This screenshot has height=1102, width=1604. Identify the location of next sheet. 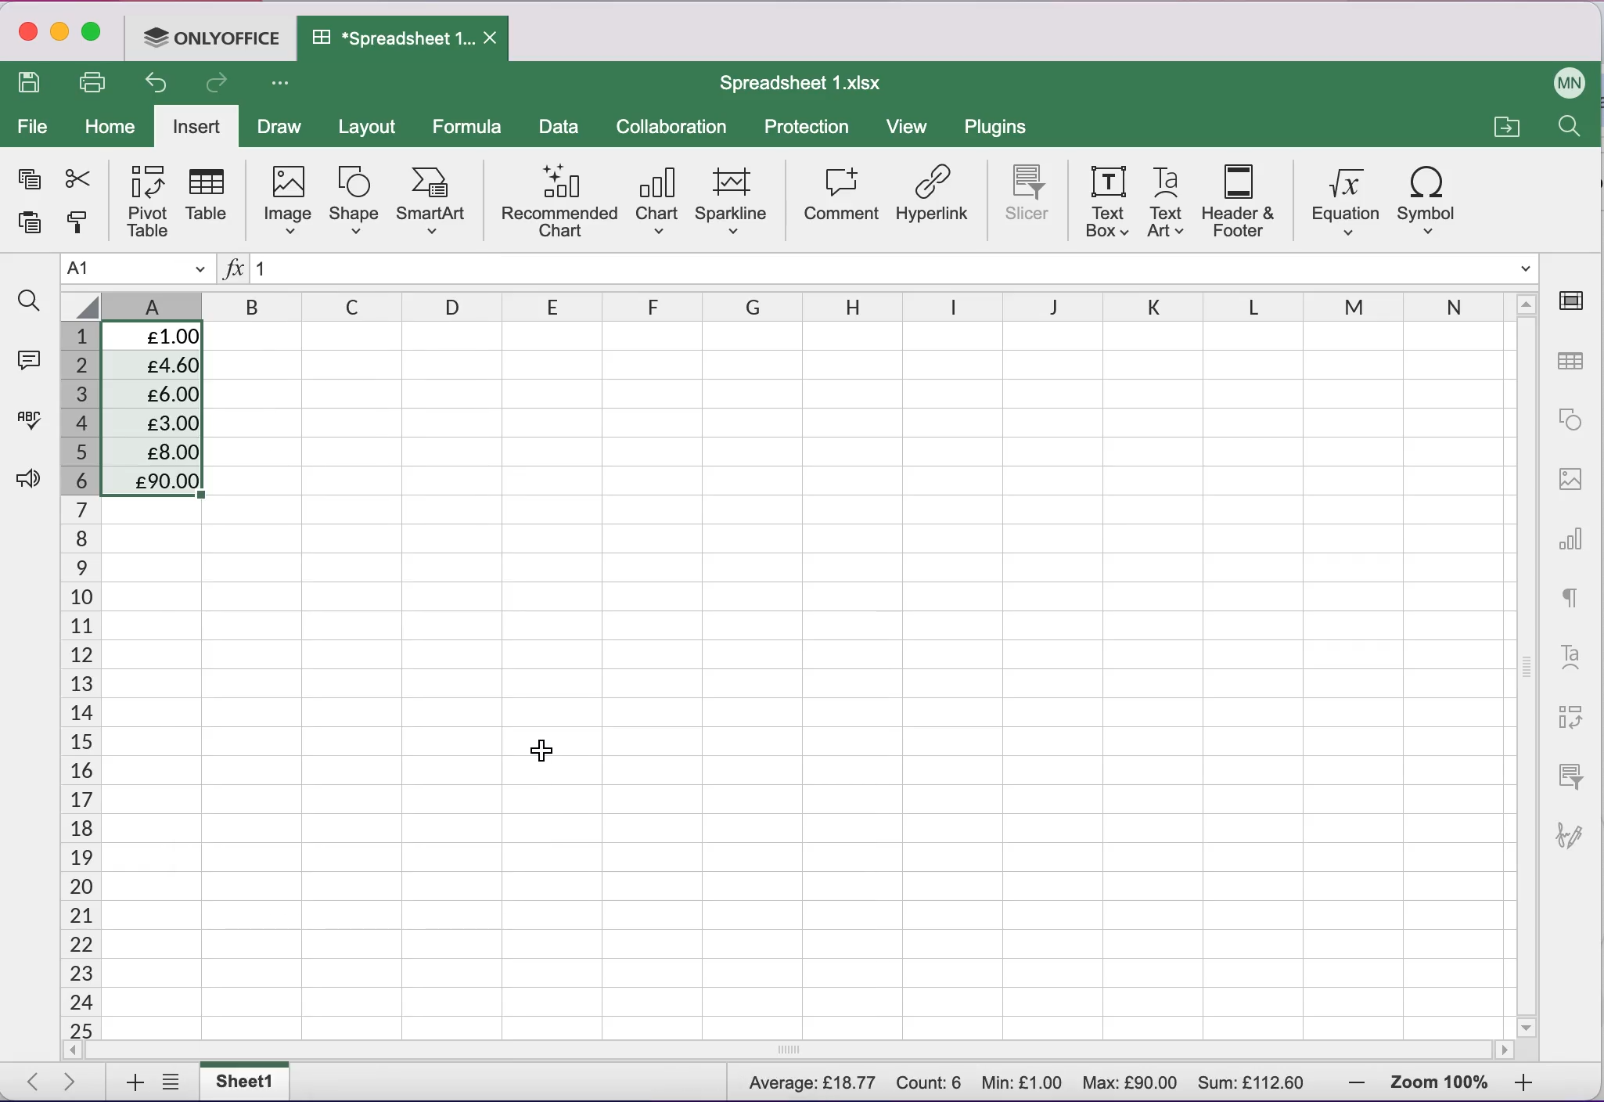
(69, 1084).